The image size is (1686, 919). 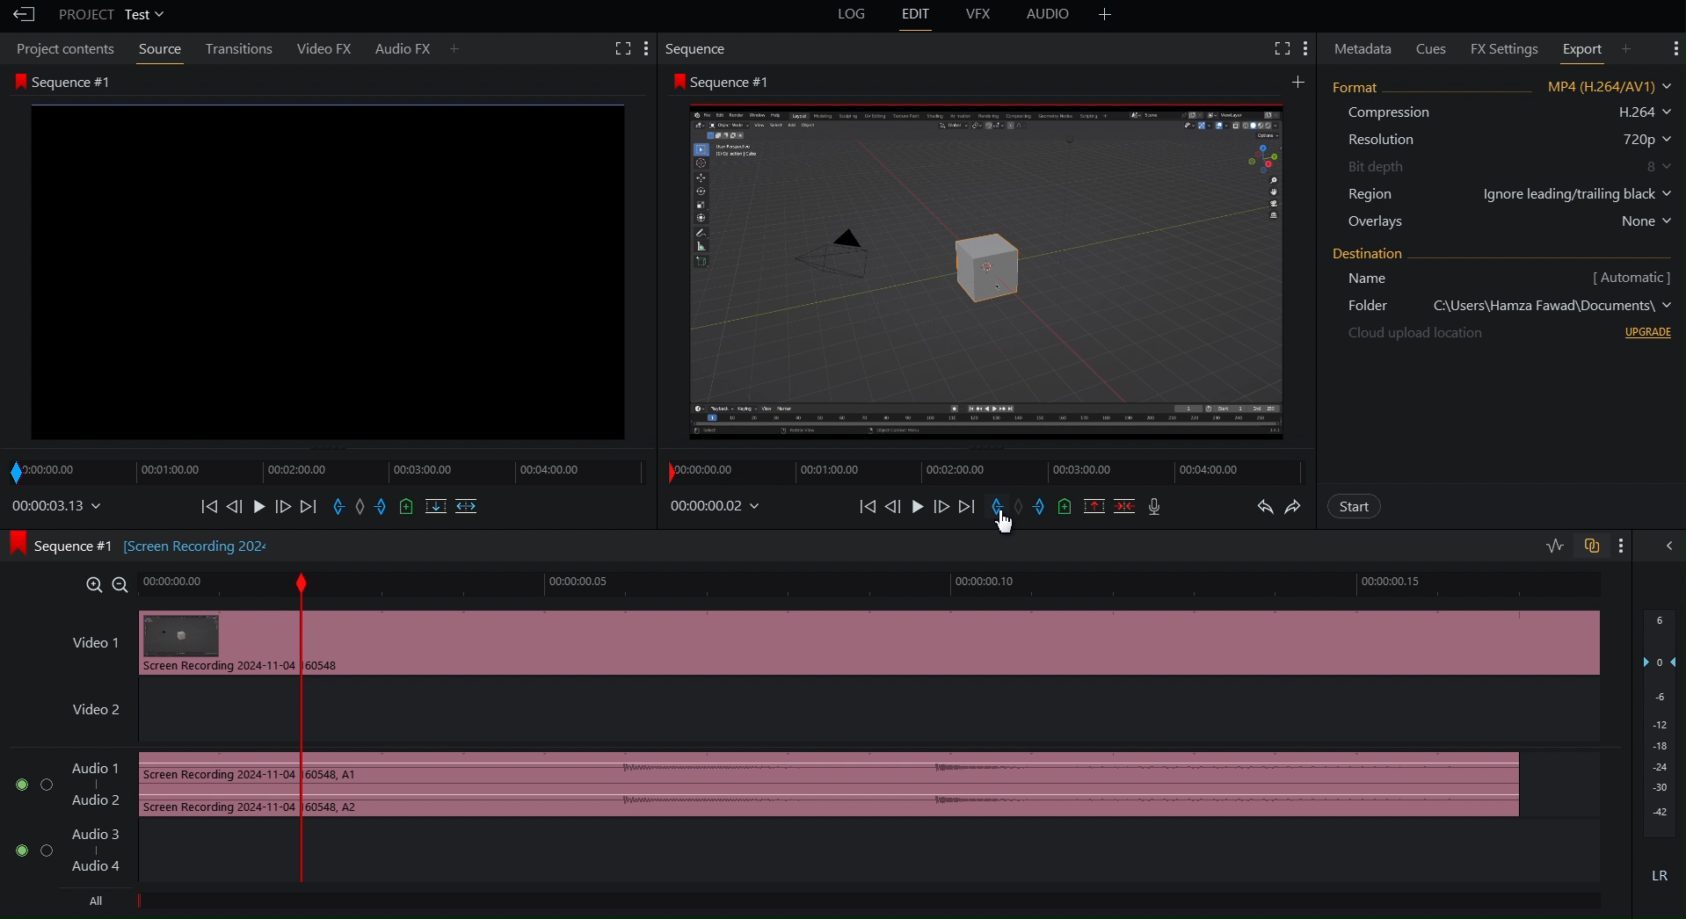 What do you see at coordinates (1506, 294) in the screenshot?
I see `Destination` at bounding box center [1506, 294].